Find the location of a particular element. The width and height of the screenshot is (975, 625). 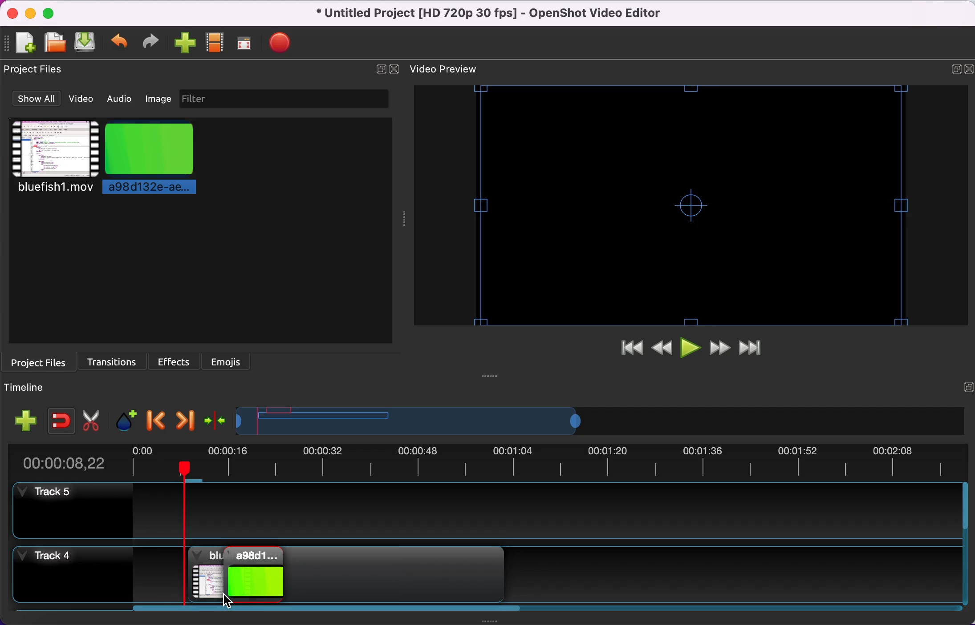

choose profile is located at coordinates (214, 44).